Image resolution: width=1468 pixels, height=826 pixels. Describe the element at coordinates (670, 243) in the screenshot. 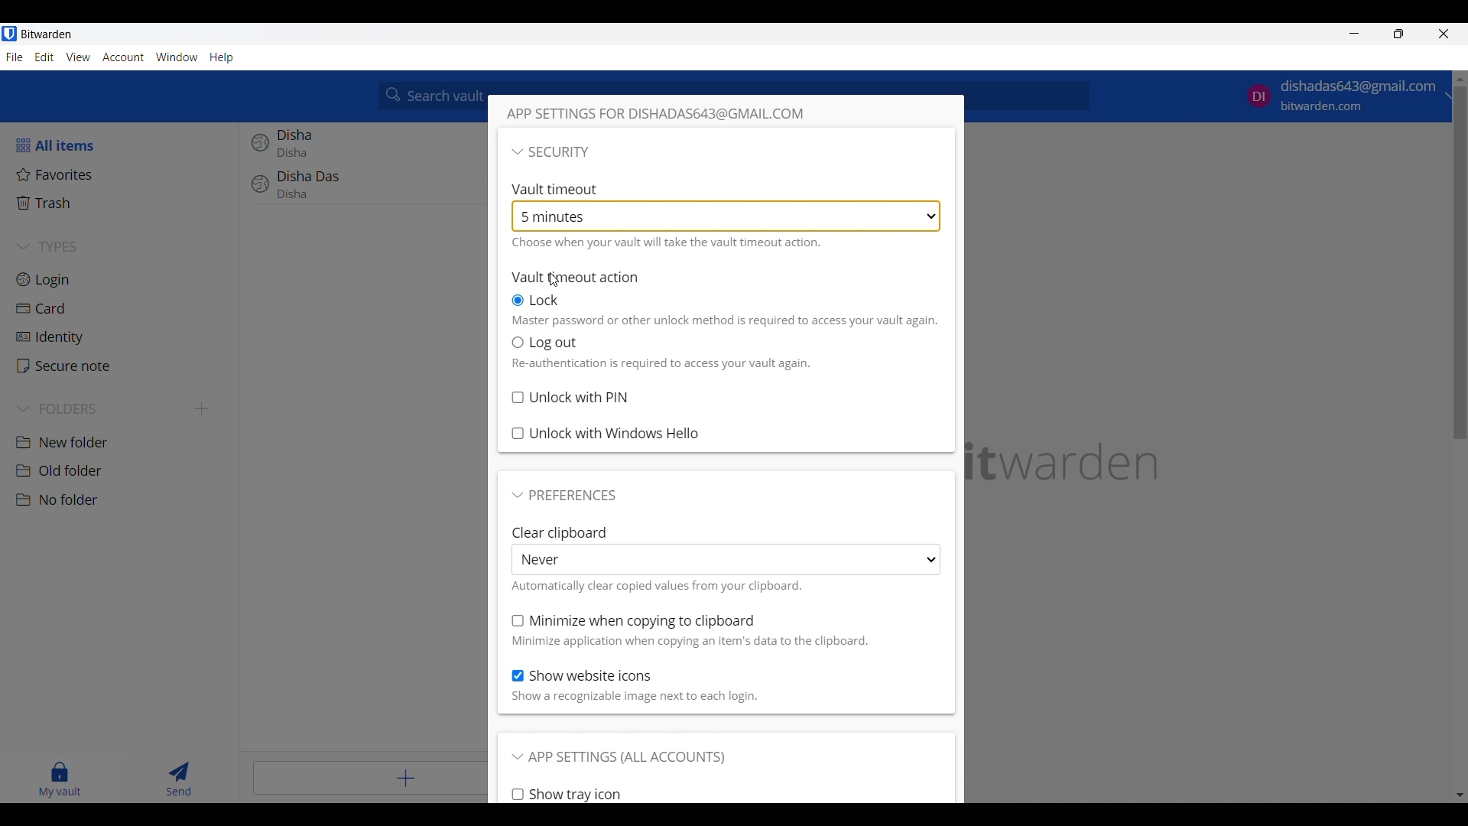

I see `Description of vault timeout` at that location.